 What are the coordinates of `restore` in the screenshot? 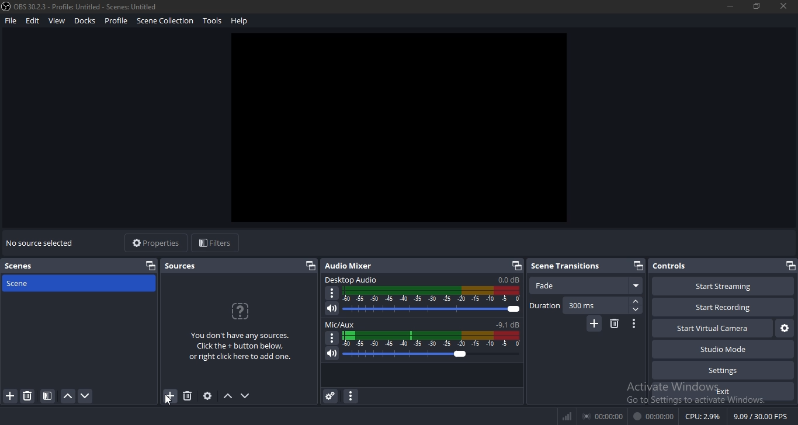 It's located at (640, 266).